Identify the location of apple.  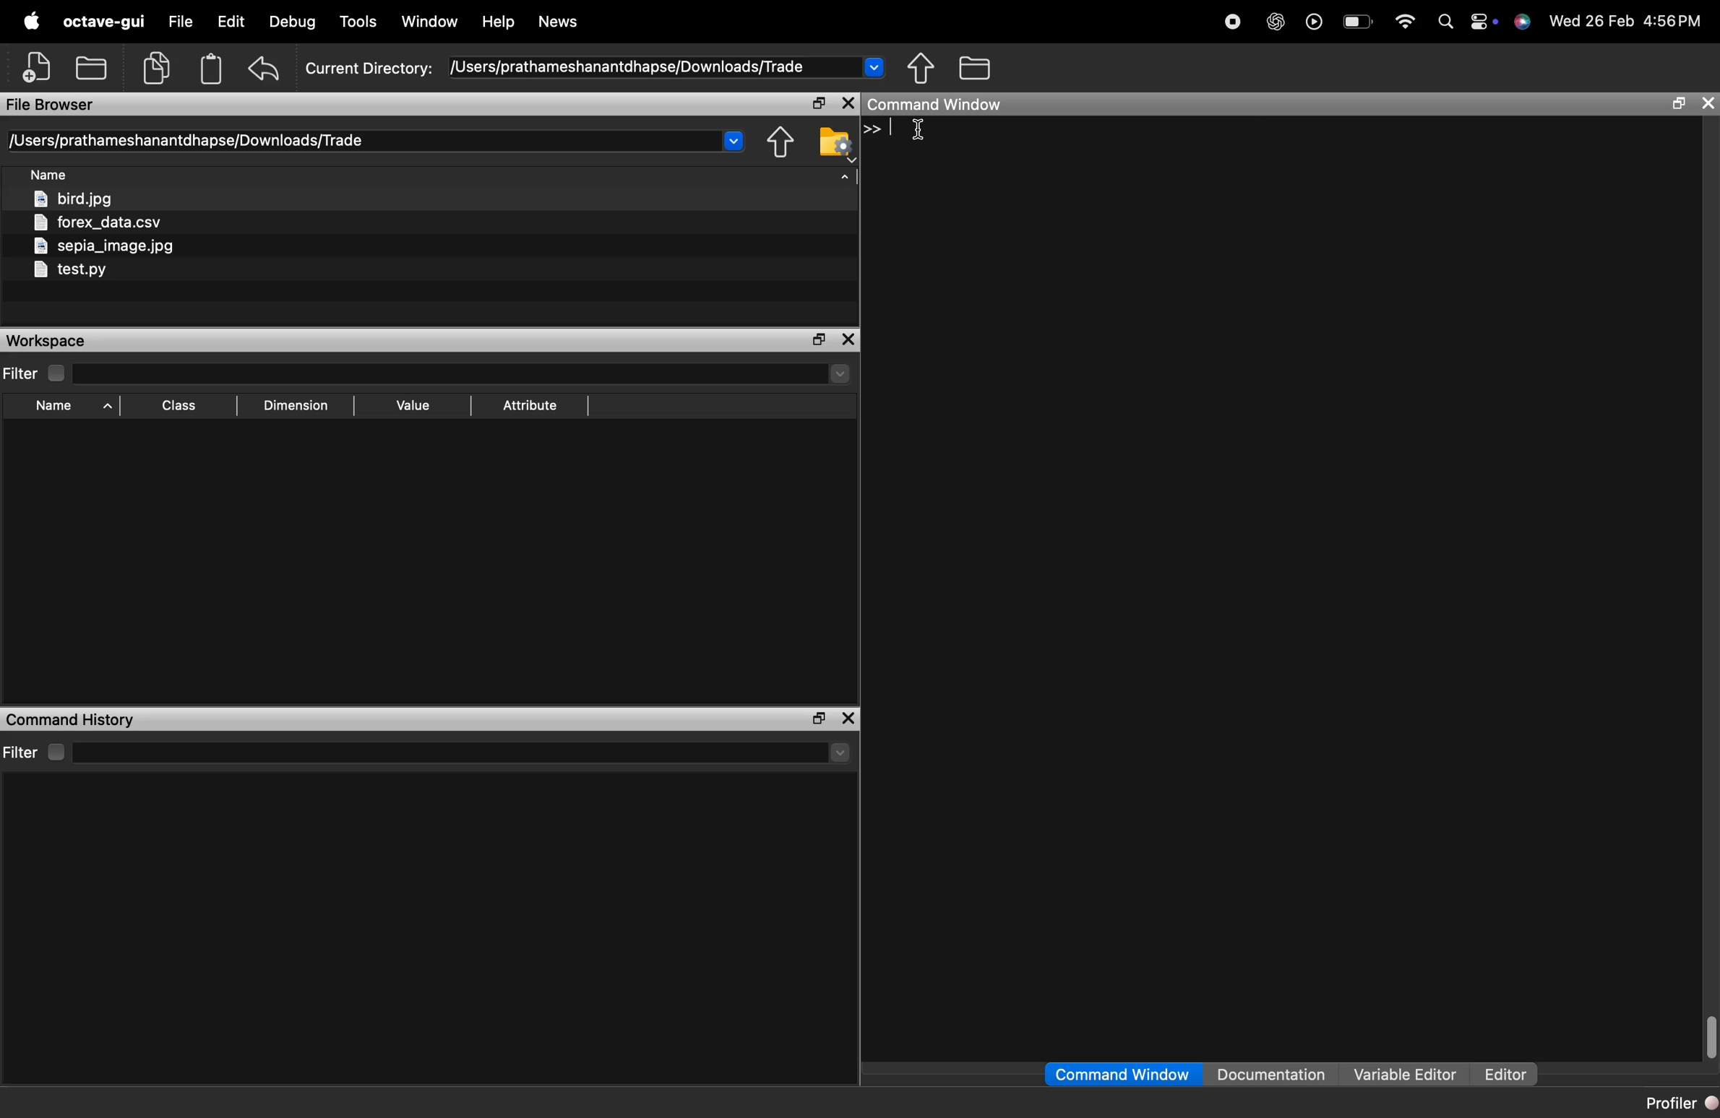
(32, 20).